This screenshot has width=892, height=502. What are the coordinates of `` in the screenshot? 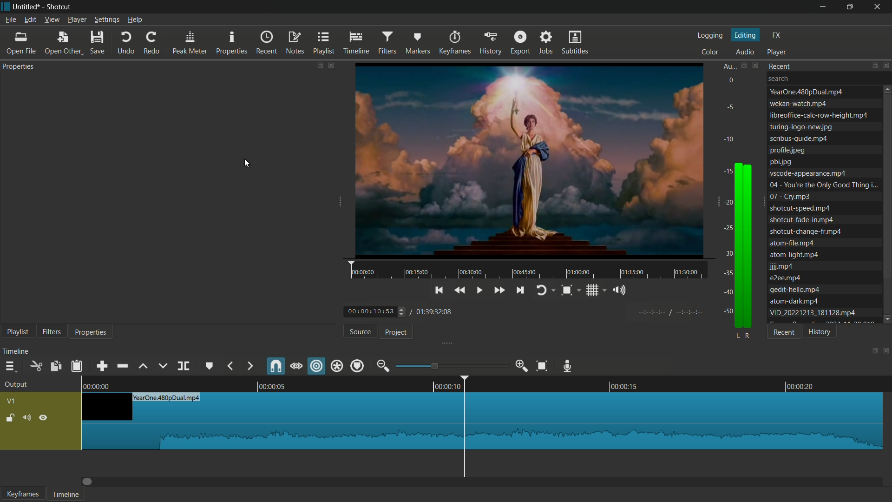 It's located at (751, 336).